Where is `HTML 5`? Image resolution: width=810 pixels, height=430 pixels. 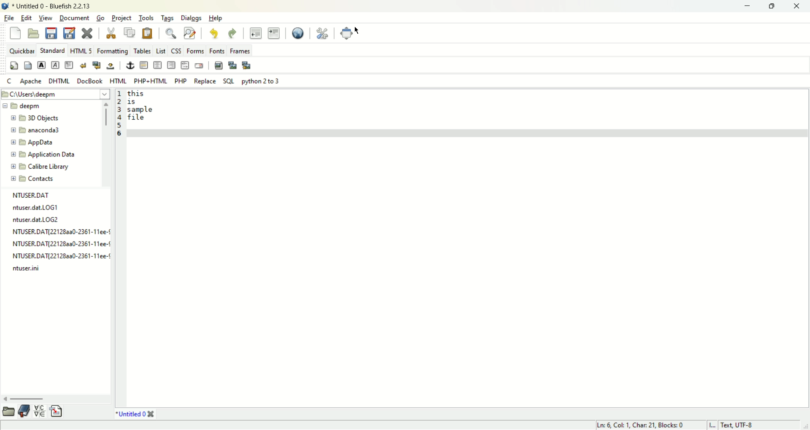 HTML 5 is located at coordinates (81, 51).